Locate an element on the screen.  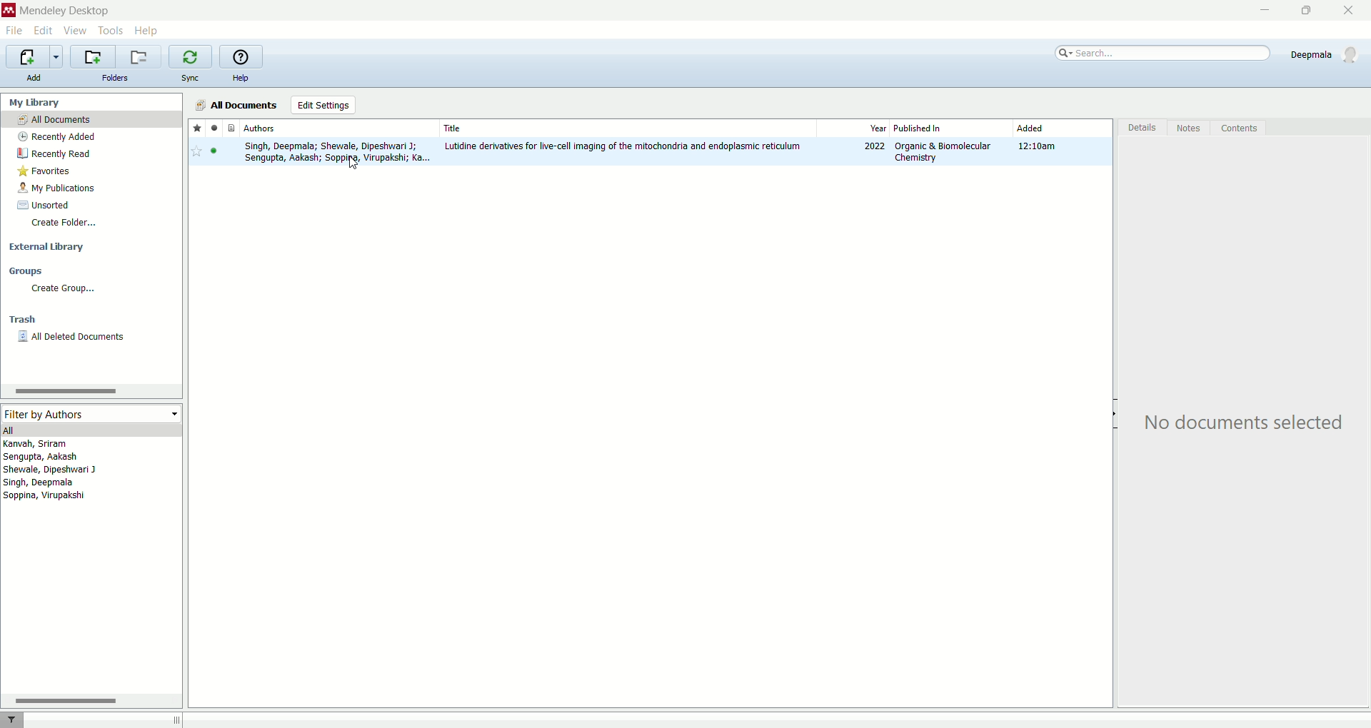
groups is located at coordinates (89, 271).